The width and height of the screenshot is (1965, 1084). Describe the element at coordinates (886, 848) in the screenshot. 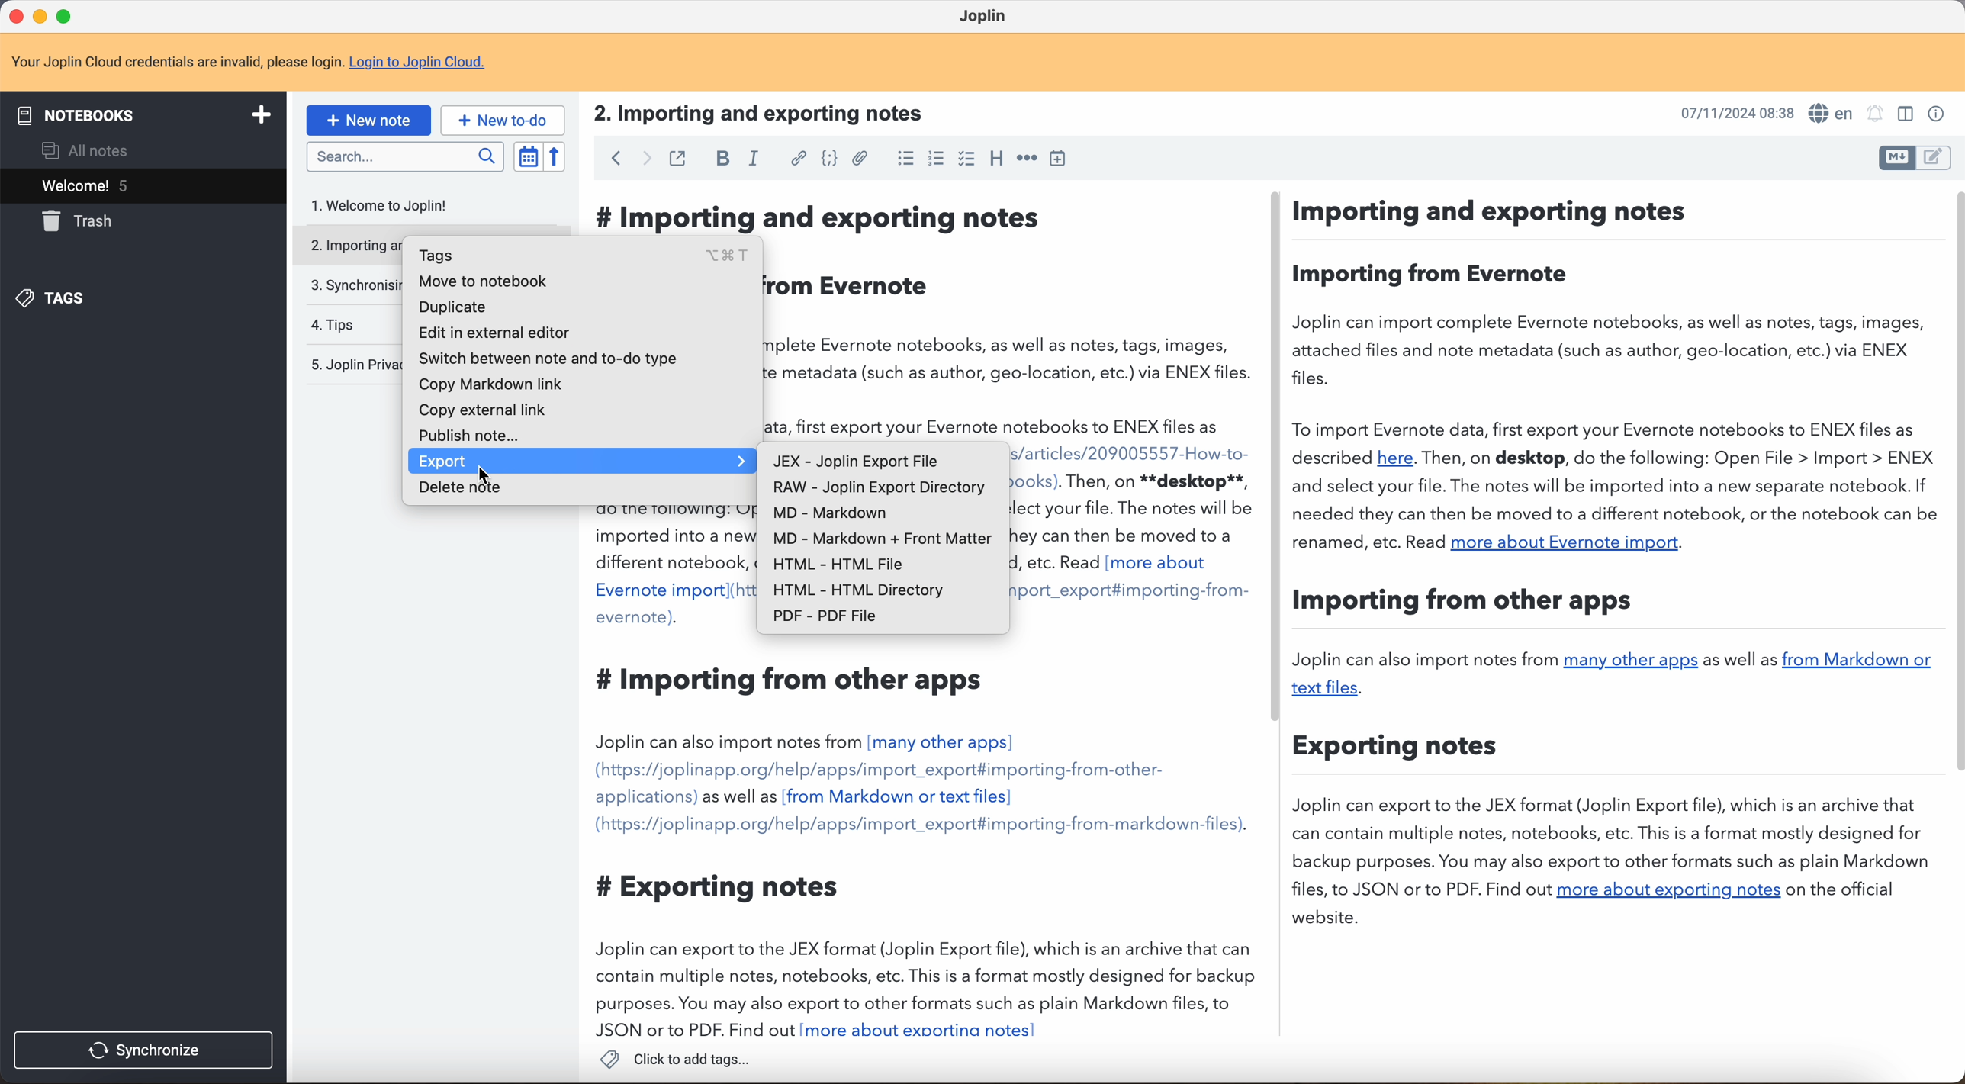

I see `Importing from other apps. Joplin can also import notes from many other apps...` at that location.